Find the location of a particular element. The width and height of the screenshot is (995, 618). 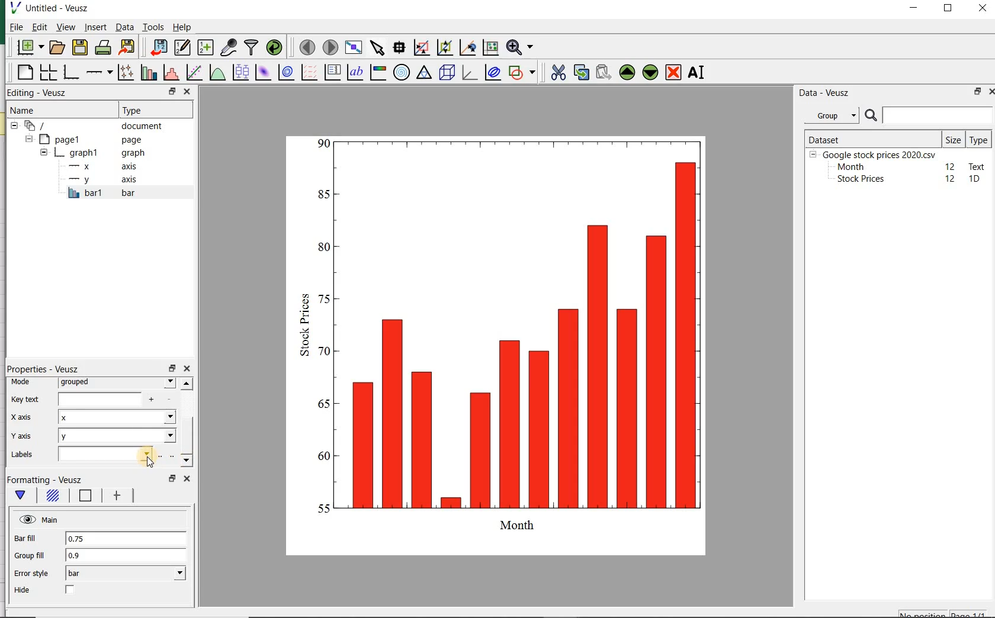

3d graph is located at coordinates (469, 73).